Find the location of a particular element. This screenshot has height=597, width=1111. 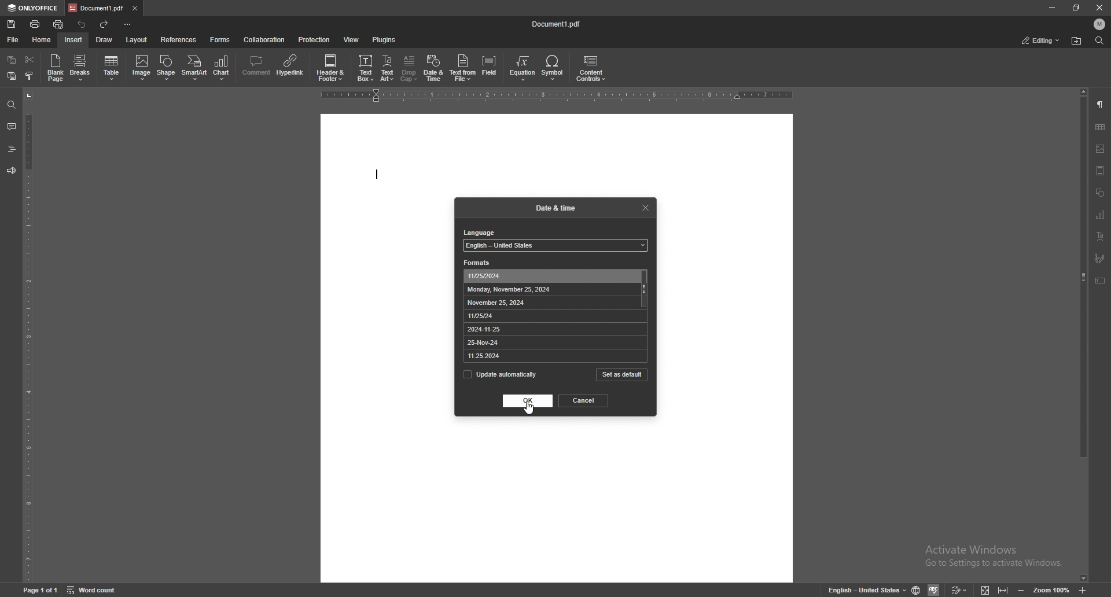

field is located at coordinates (489, 68).